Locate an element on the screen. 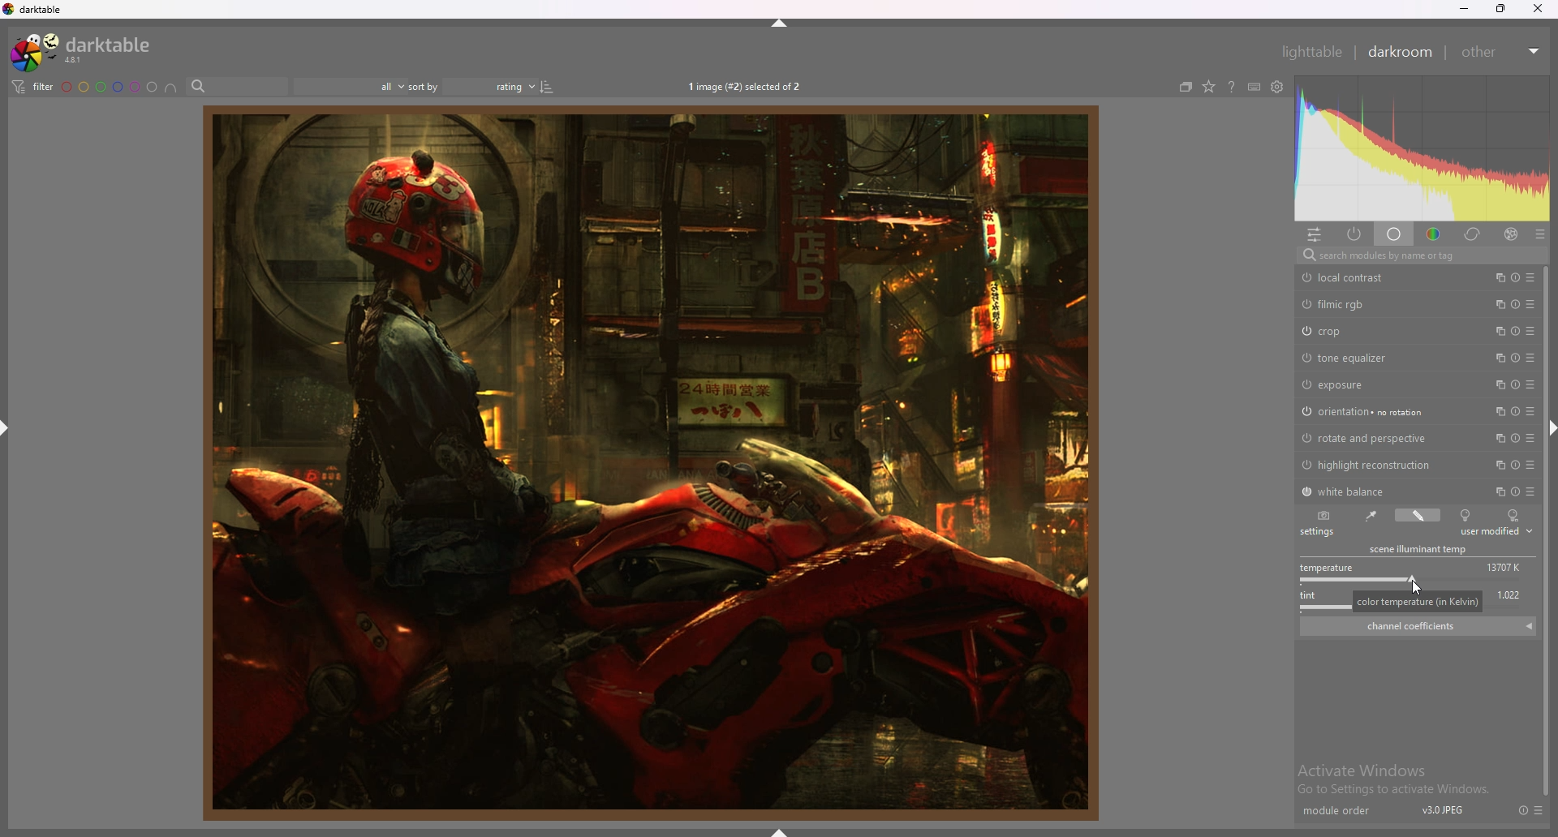  presets is located at coordinates (1530, 438).